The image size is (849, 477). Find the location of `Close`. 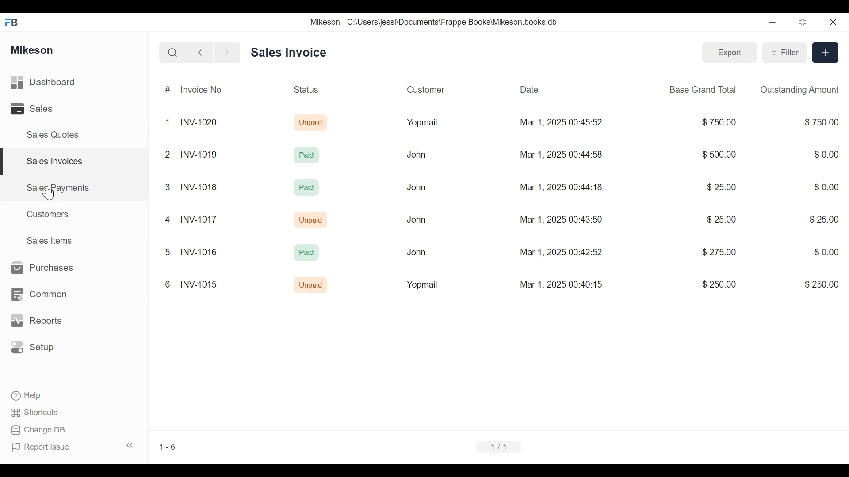

Close is located at coordinates (832, 21).